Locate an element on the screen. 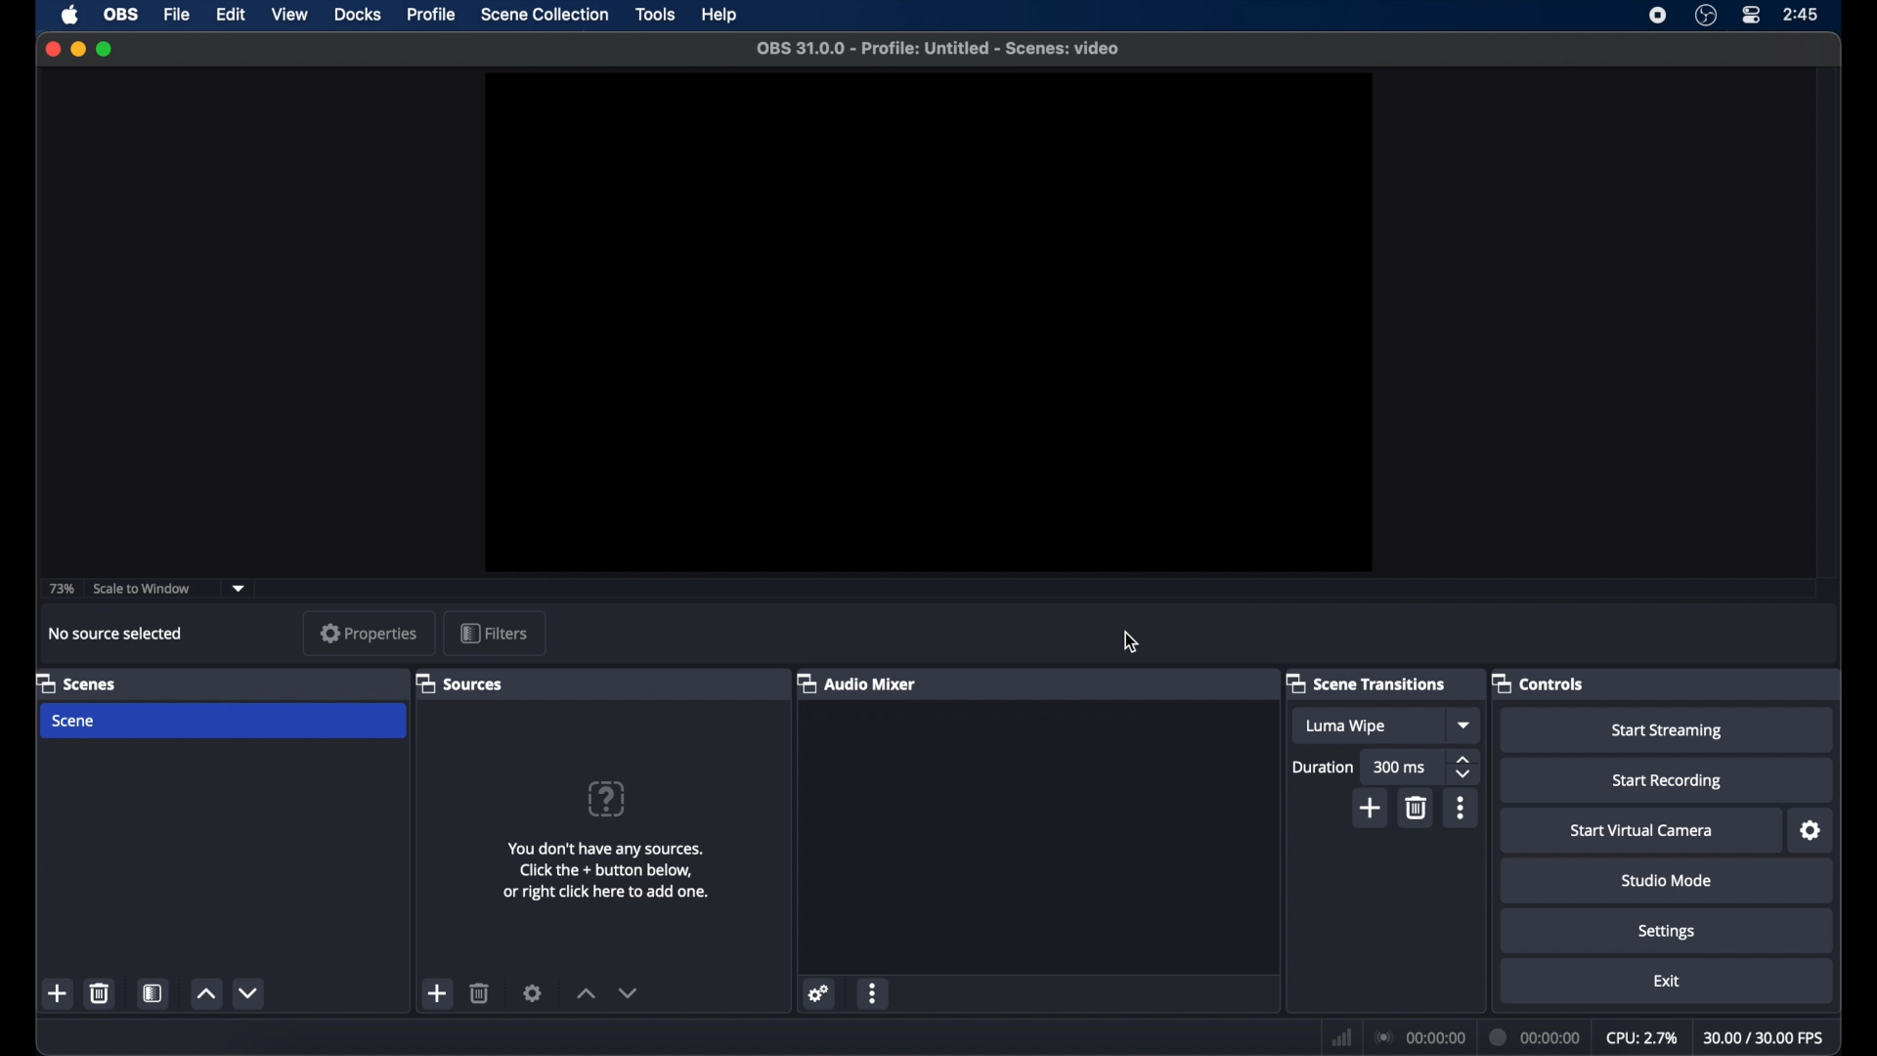 The image size is (1877, 1056). scene transitions is located at coordinates (1366, 684).